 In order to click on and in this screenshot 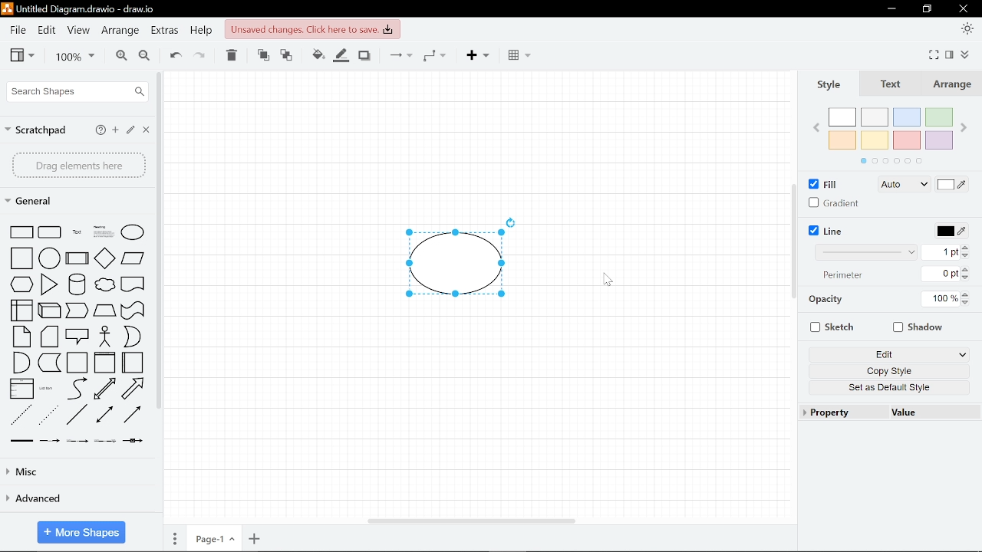, I will do `click(21, 363)`.